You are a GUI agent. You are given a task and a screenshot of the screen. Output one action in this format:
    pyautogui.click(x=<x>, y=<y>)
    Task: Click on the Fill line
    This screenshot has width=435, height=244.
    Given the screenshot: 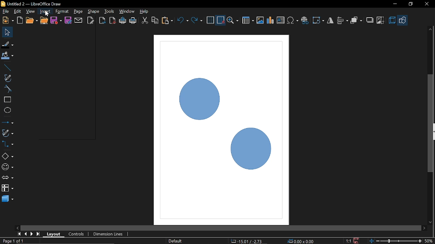 What is the action you would take?
    pyautogui.click(x=7, y=45)
    